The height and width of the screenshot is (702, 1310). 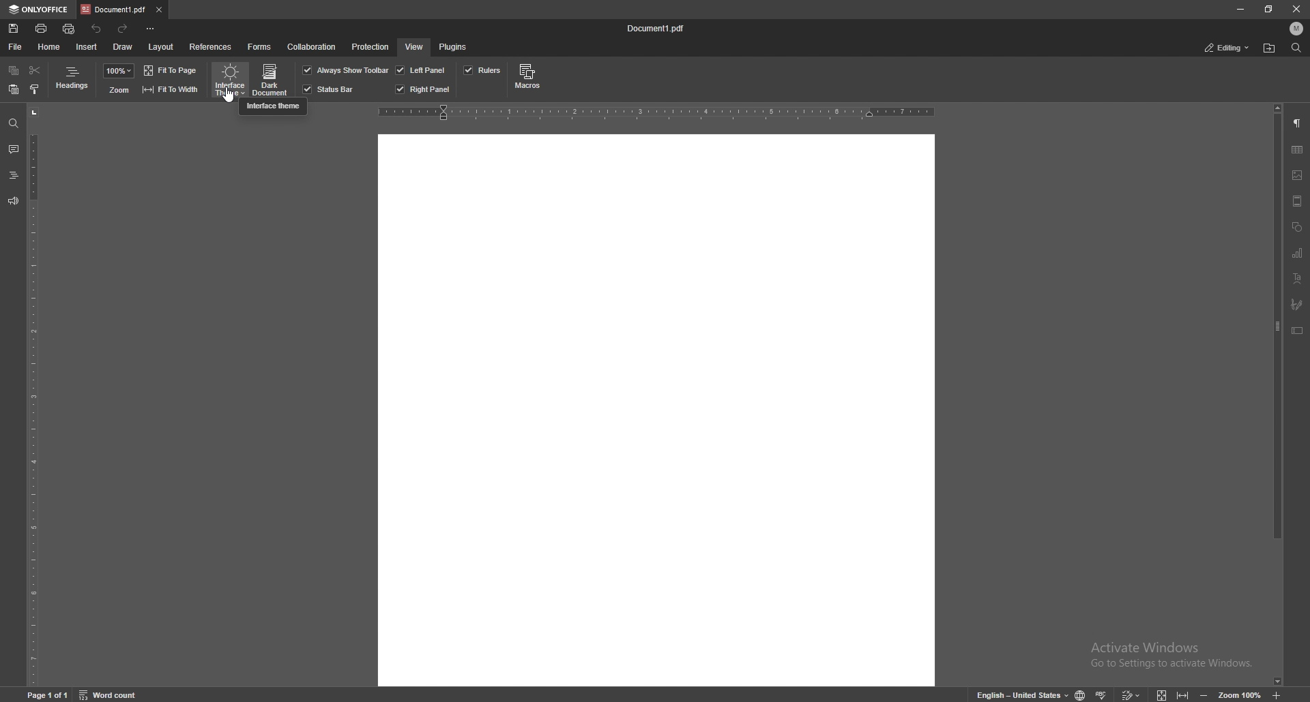 I want to click on locate file, so click(x=1269, y=49).